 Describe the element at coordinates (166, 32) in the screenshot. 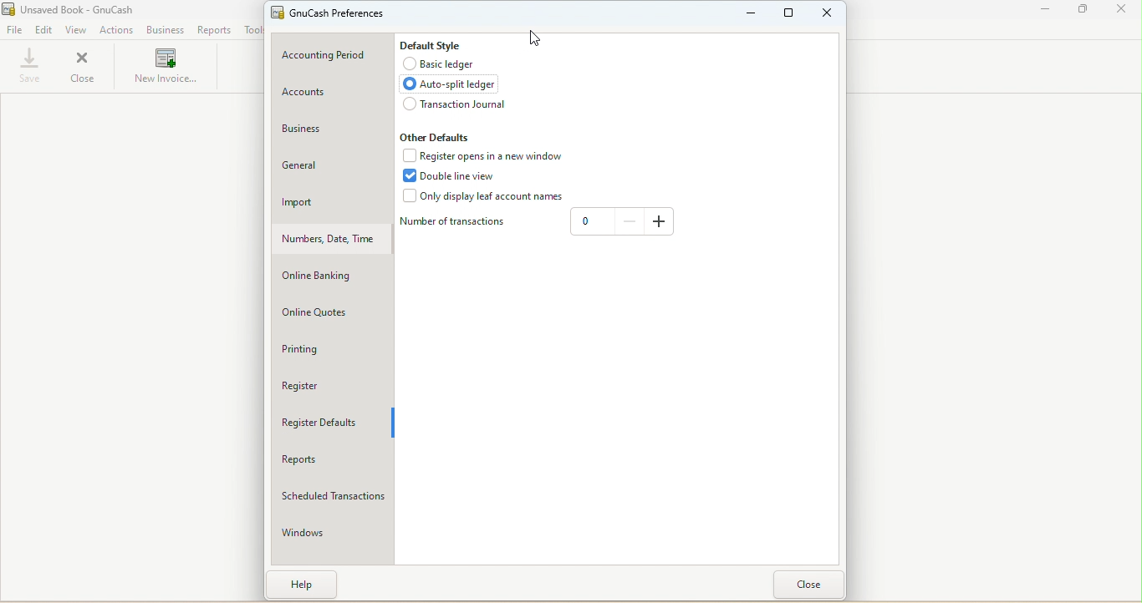

I see `Business` at that location.